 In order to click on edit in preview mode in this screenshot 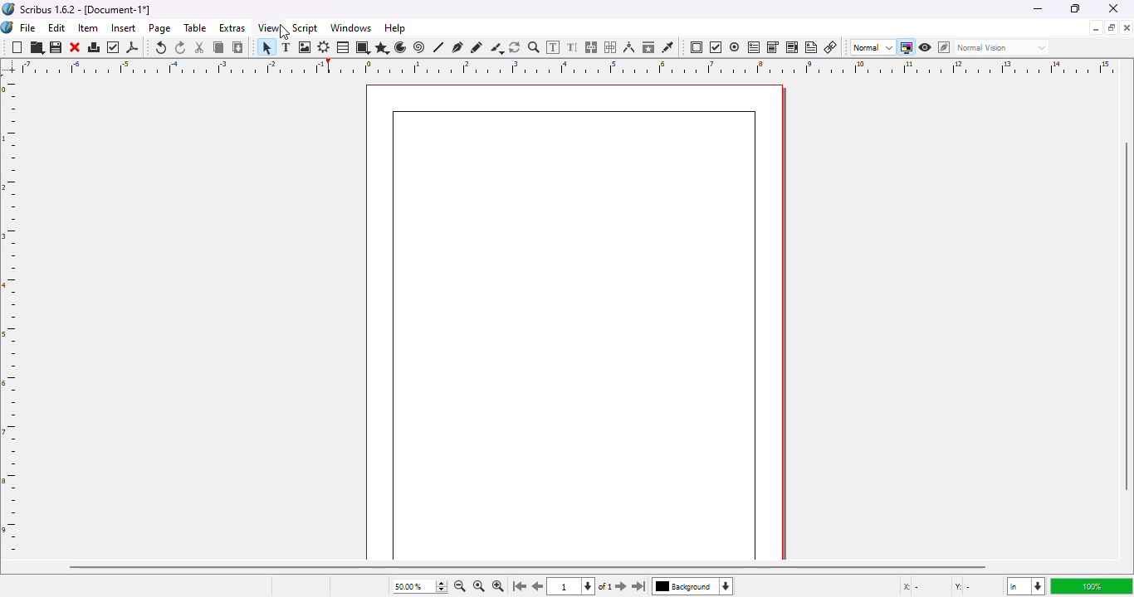, I will do `click(944, 47)`.